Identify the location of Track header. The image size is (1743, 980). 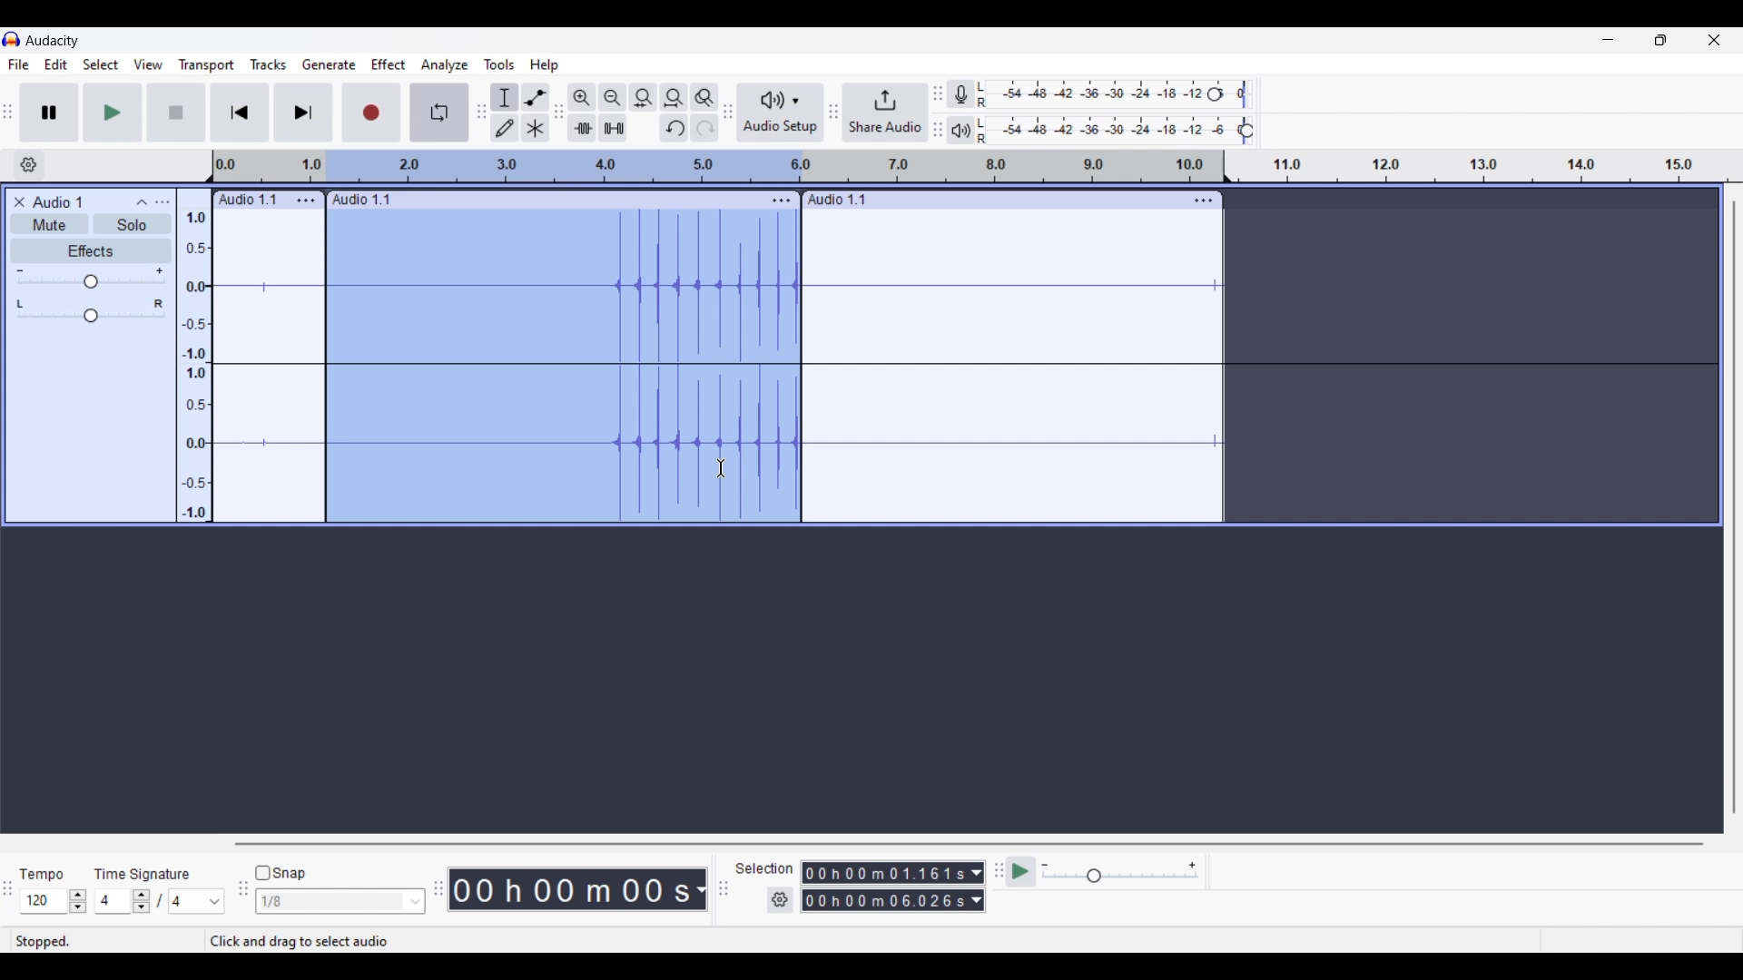
(1226, 164).